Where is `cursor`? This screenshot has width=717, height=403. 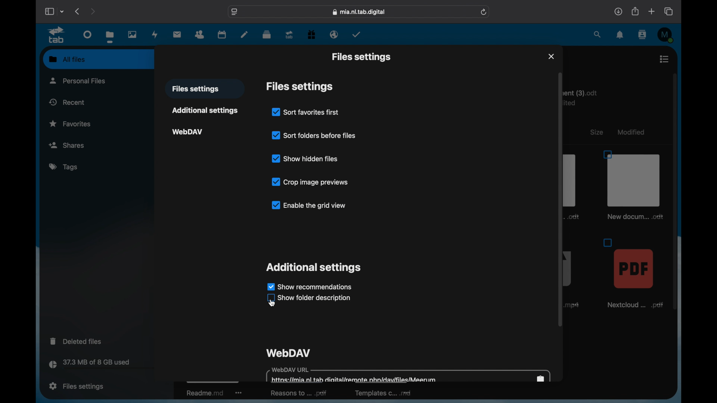
cursor is located at coordinates (271, 304).